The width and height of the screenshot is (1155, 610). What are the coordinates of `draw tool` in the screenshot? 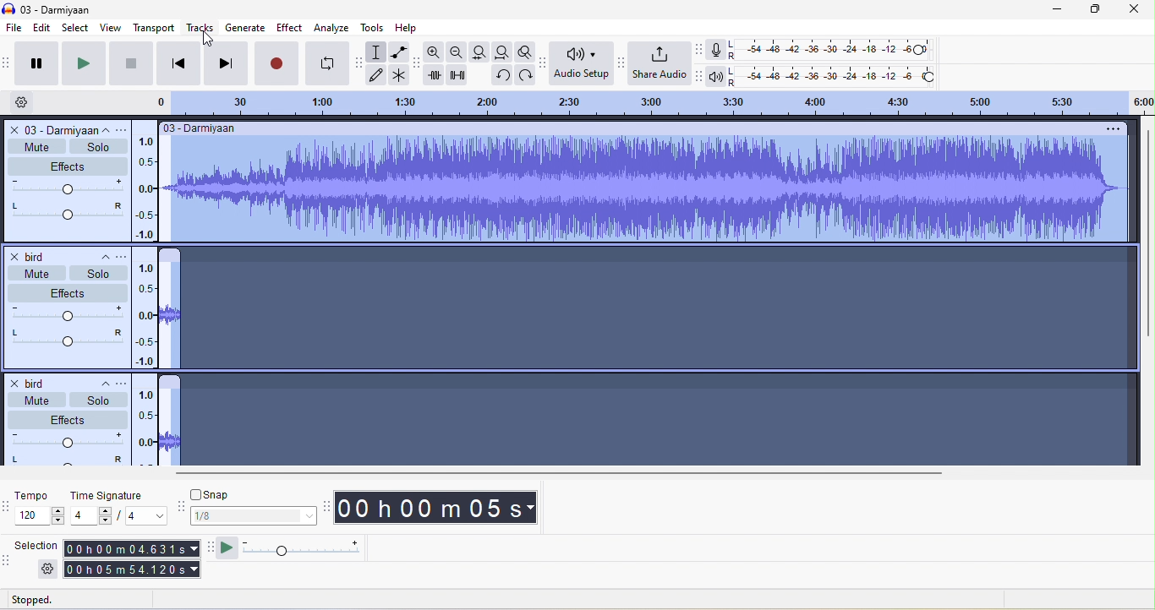 It's located at (377, 76).